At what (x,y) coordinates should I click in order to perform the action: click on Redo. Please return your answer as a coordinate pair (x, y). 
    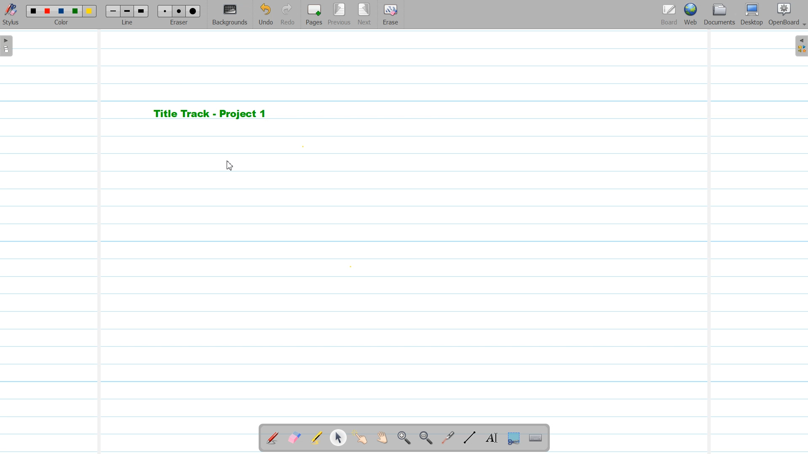
    Looking at the image, I should click on (288, 15).